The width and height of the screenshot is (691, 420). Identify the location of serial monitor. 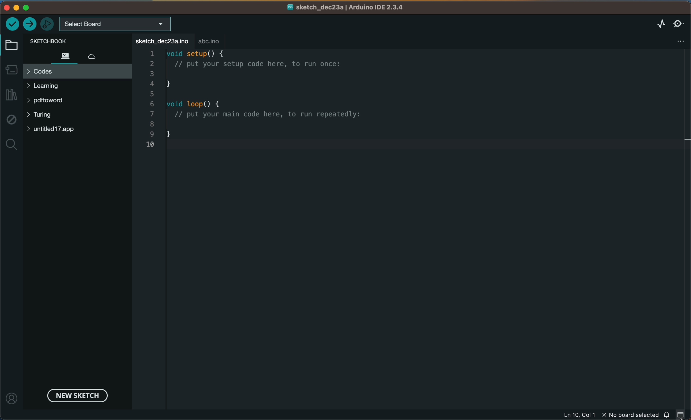
(679, 22).